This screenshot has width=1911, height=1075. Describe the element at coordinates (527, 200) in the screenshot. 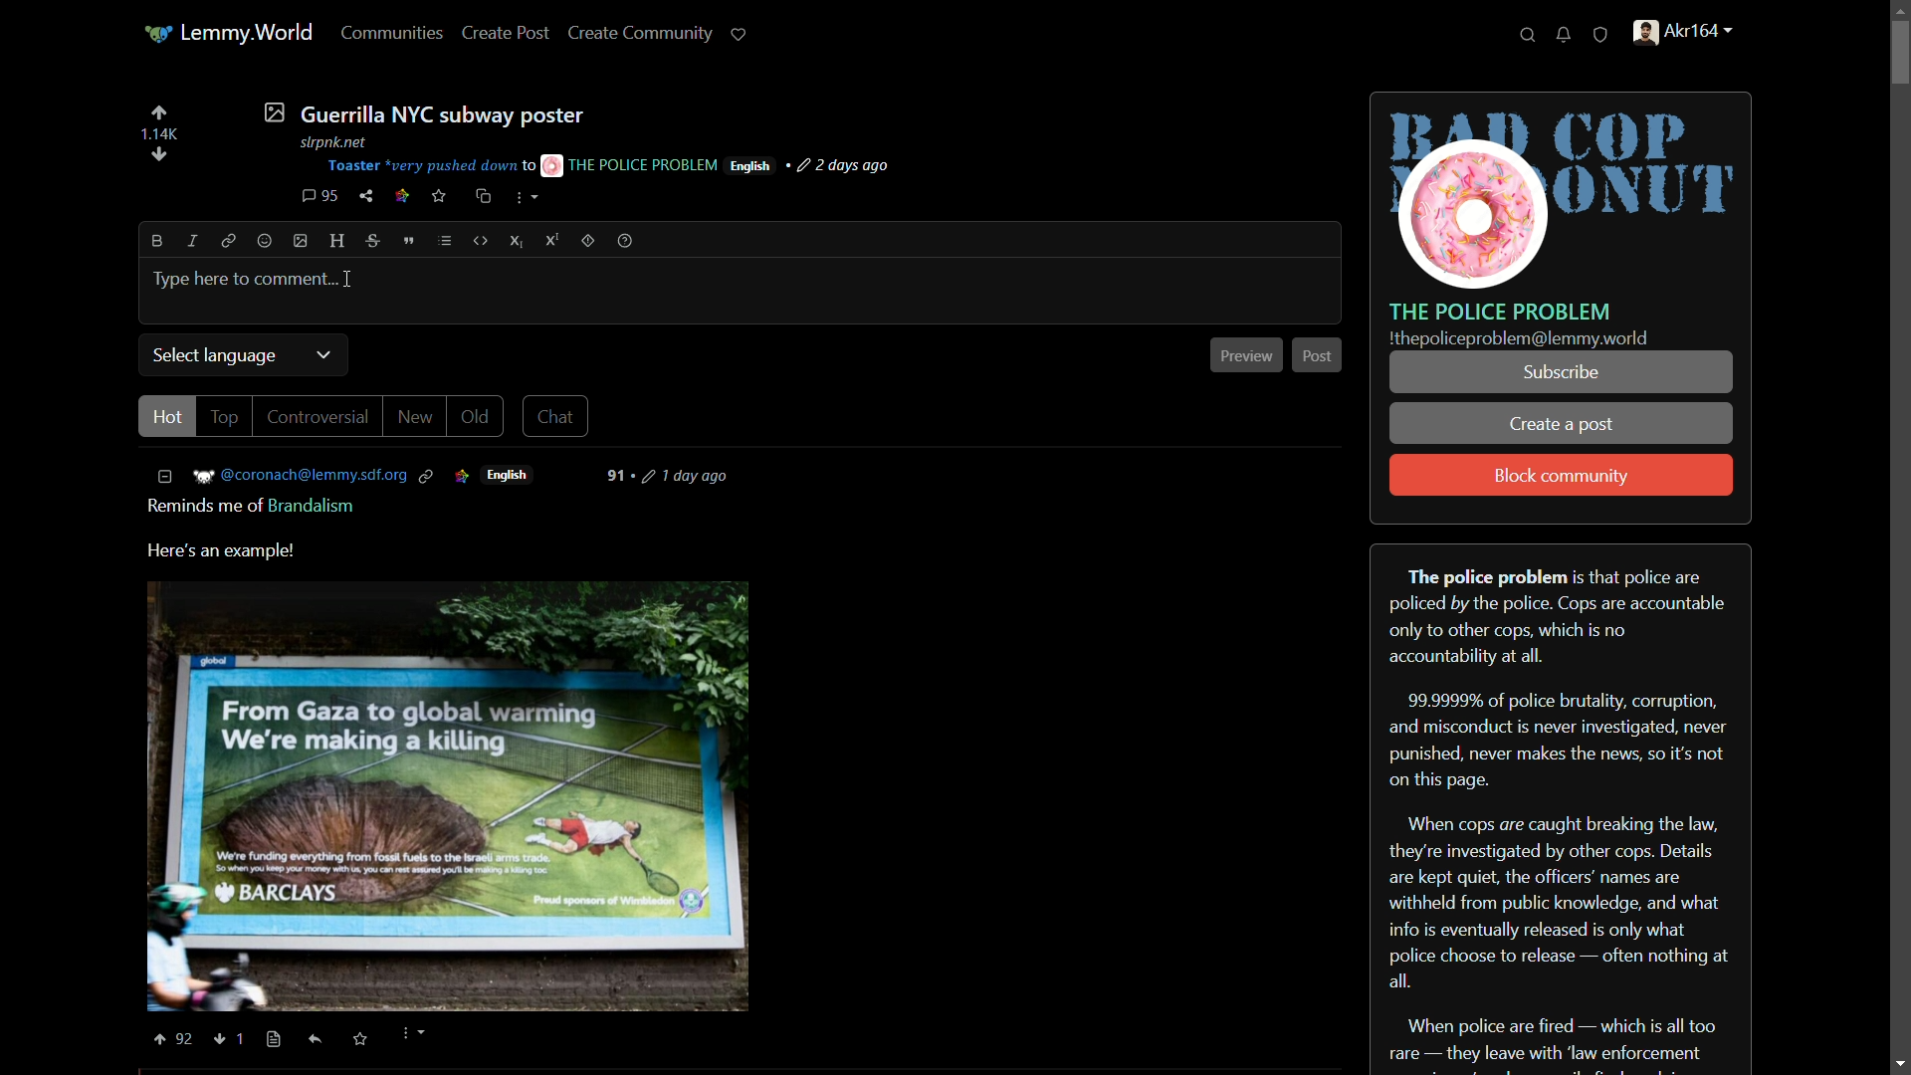

I see `more options` at that location.